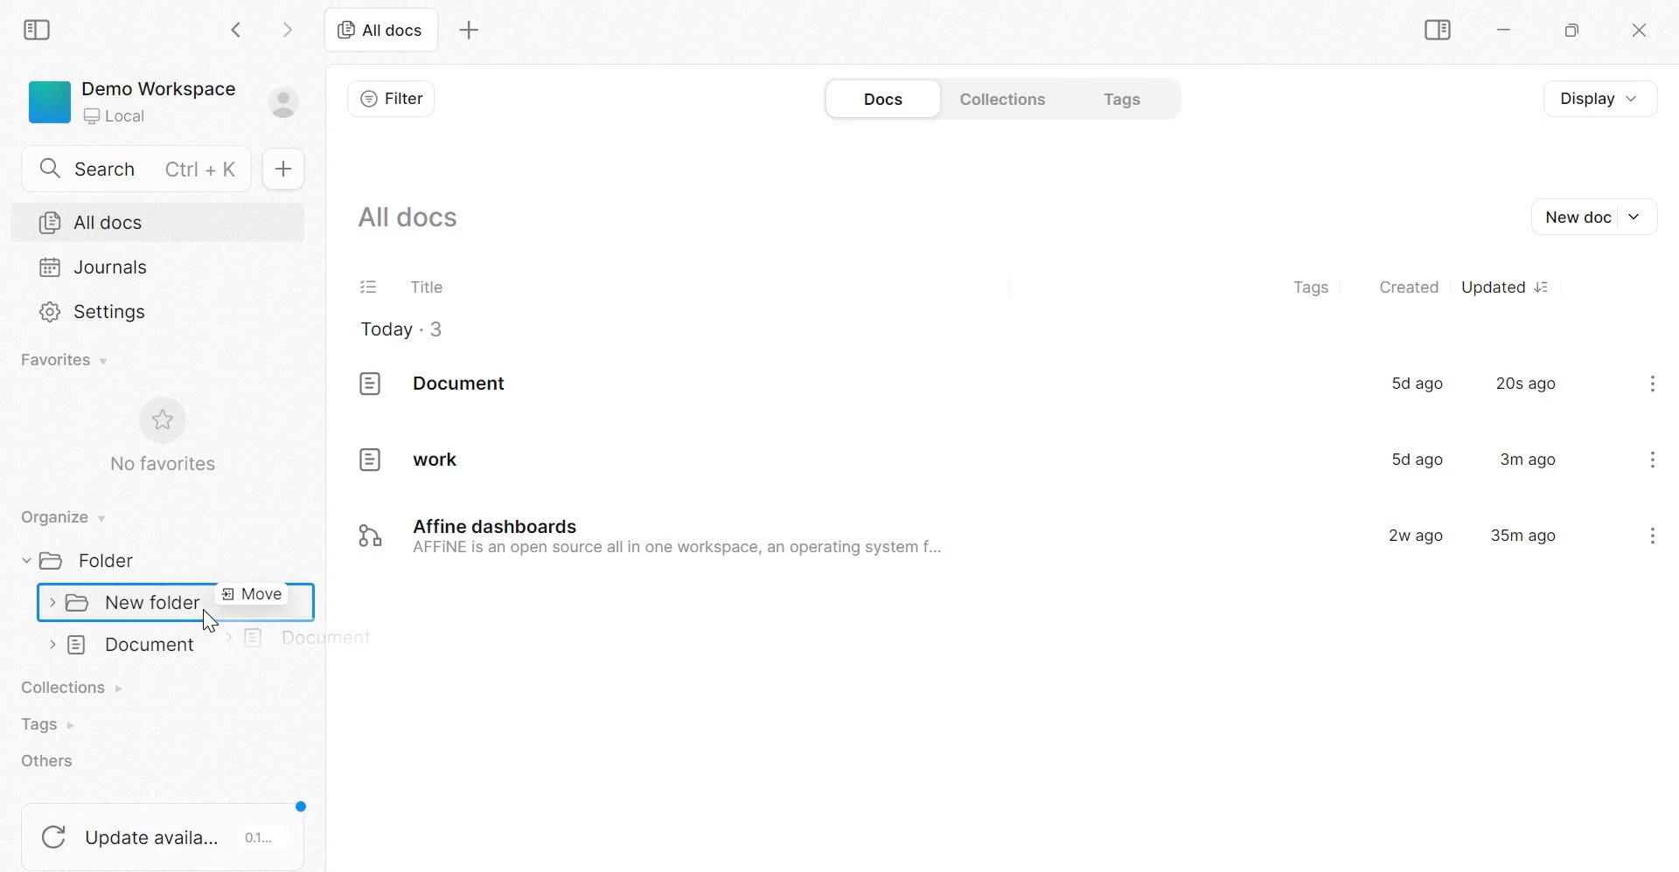 The image size is (1679, 872). Describe the element at coordinates (252, 595) in the screenshot. I see `move` at that location.